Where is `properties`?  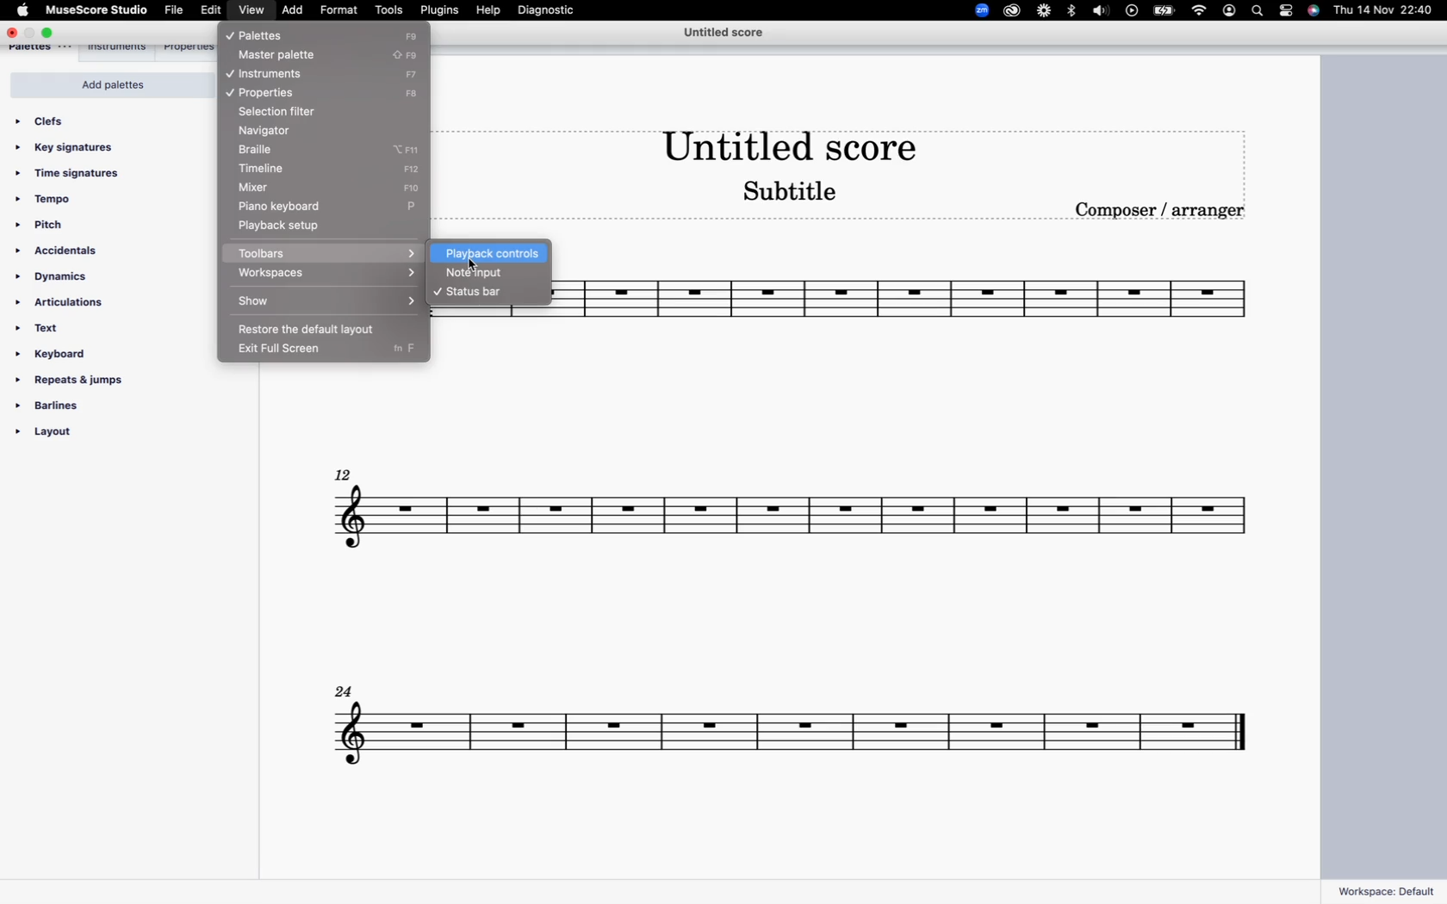 properties is located at coordinates (189, 48).